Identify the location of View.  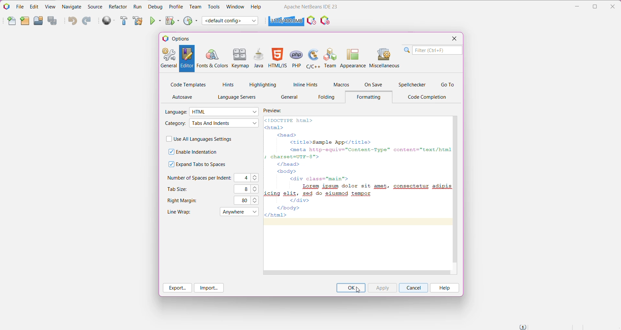
(51, 6).